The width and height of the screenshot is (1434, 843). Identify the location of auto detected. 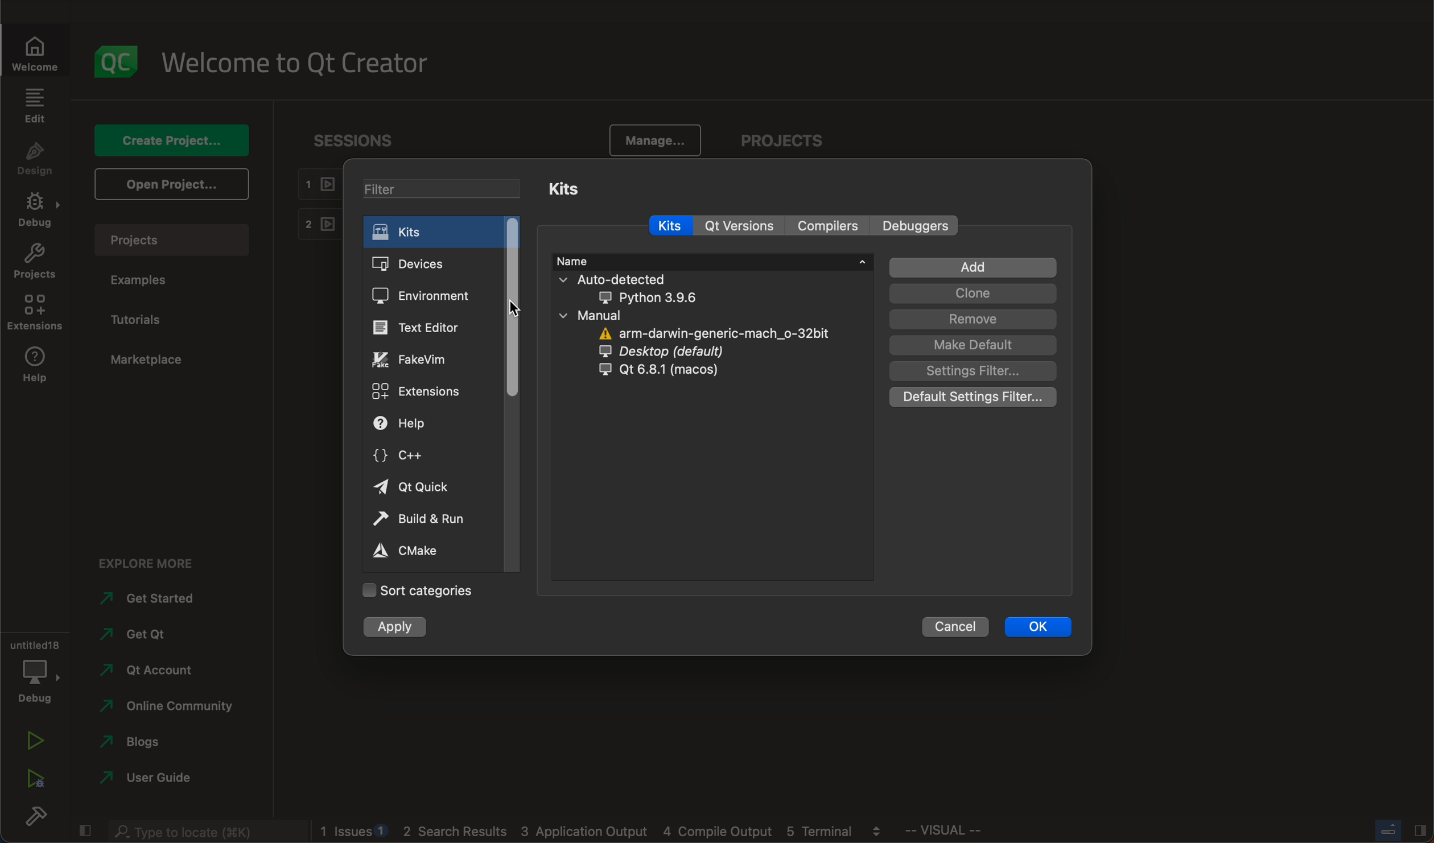
(639, 288).